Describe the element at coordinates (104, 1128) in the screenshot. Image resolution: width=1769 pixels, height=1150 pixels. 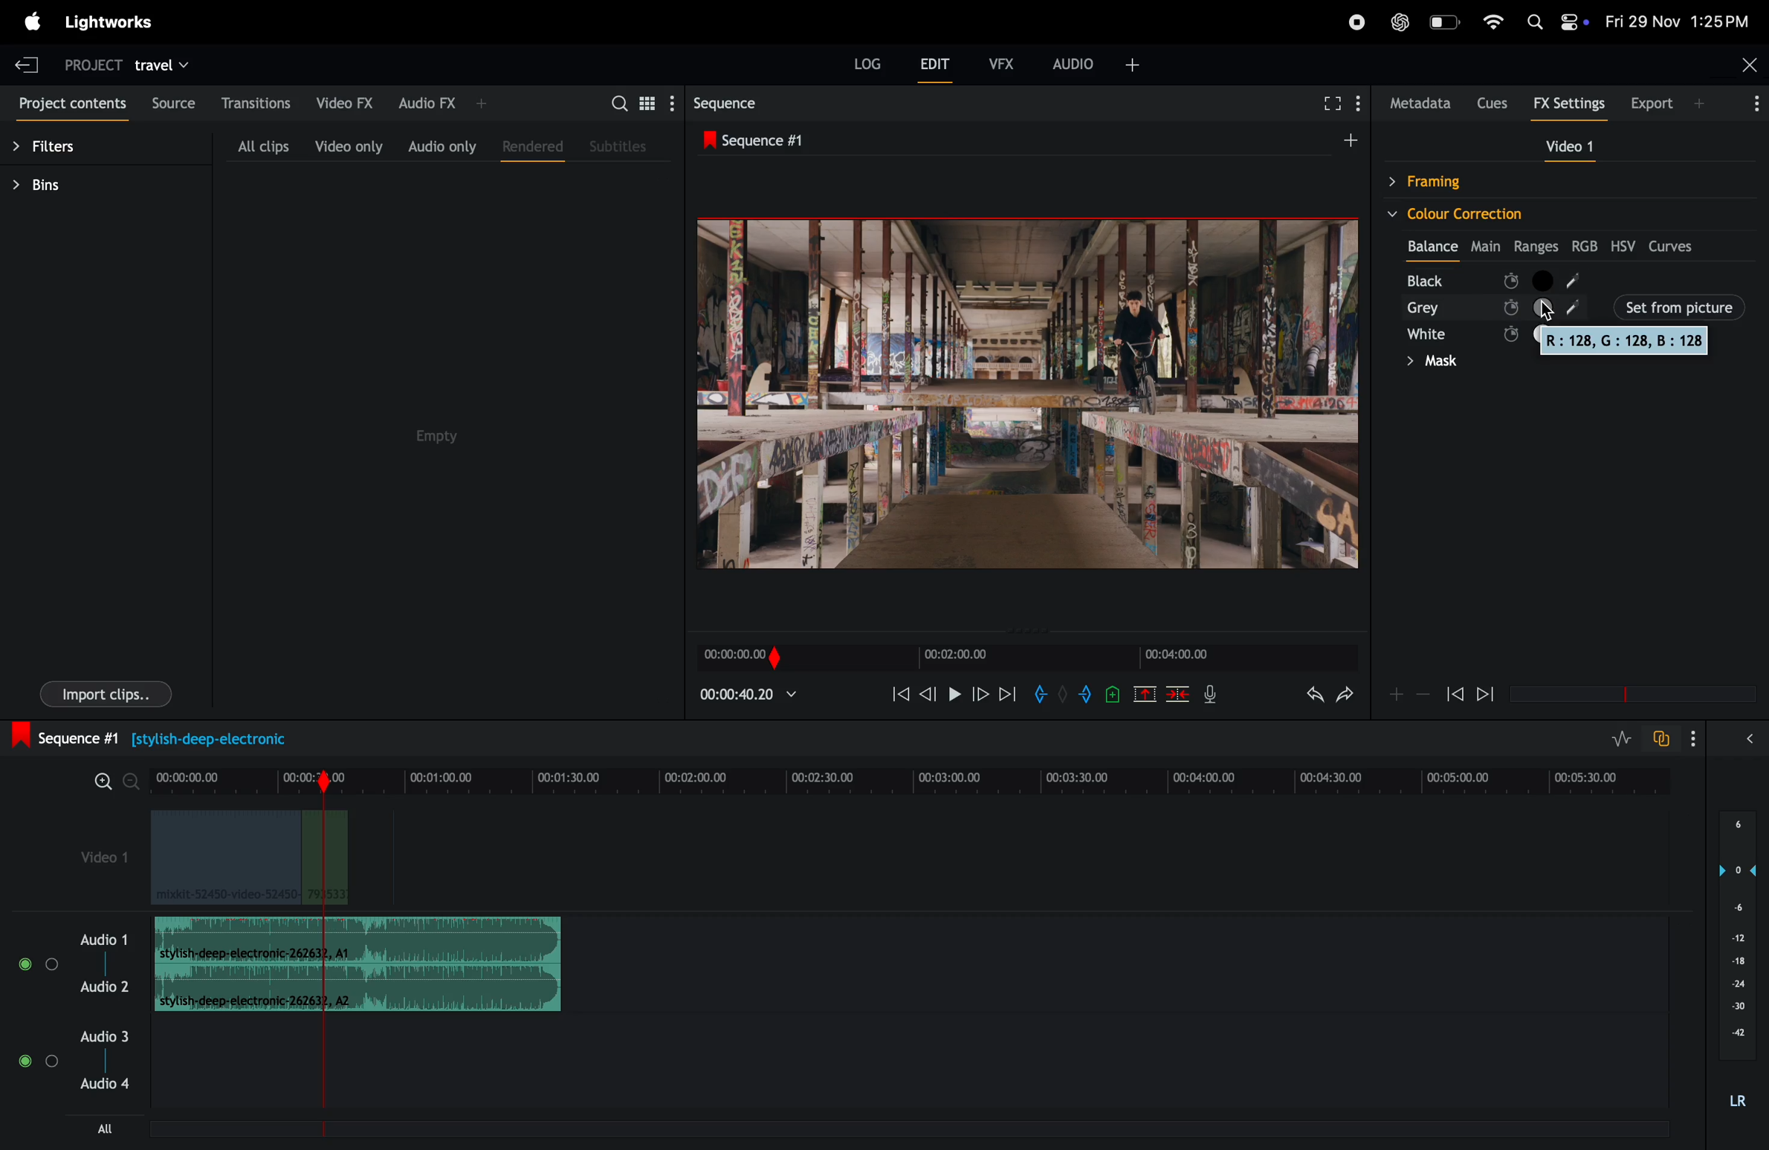
I see `all` at that location.